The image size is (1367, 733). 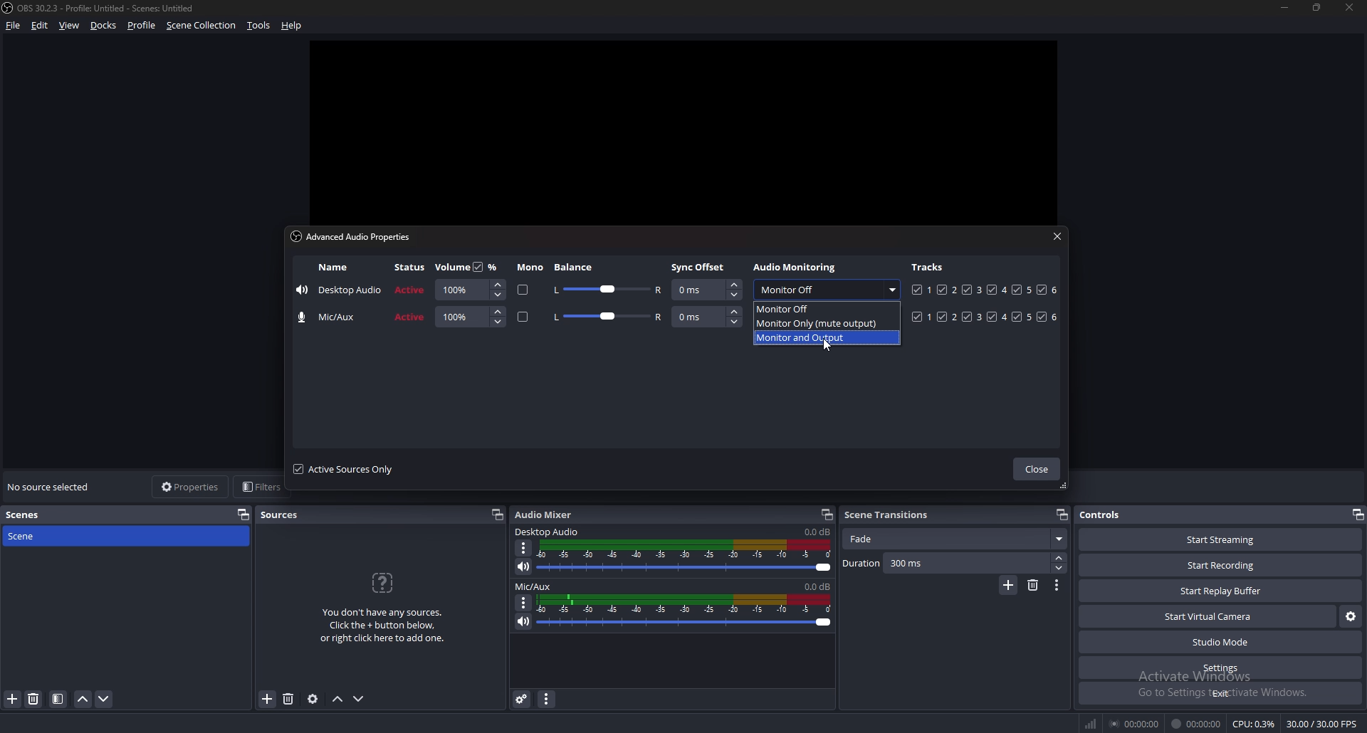 I want to click on move source down, so click(x=359, y=698).